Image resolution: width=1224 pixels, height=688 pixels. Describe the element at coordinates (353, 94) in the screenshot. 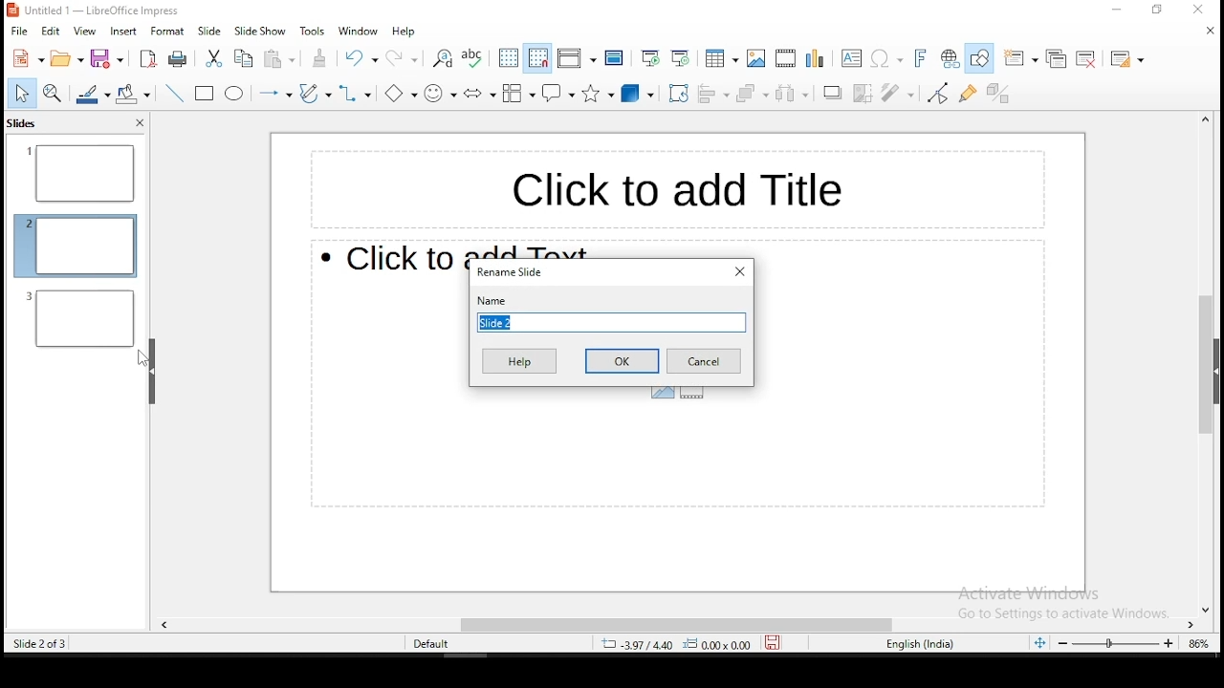

I see `connectors` at that location.